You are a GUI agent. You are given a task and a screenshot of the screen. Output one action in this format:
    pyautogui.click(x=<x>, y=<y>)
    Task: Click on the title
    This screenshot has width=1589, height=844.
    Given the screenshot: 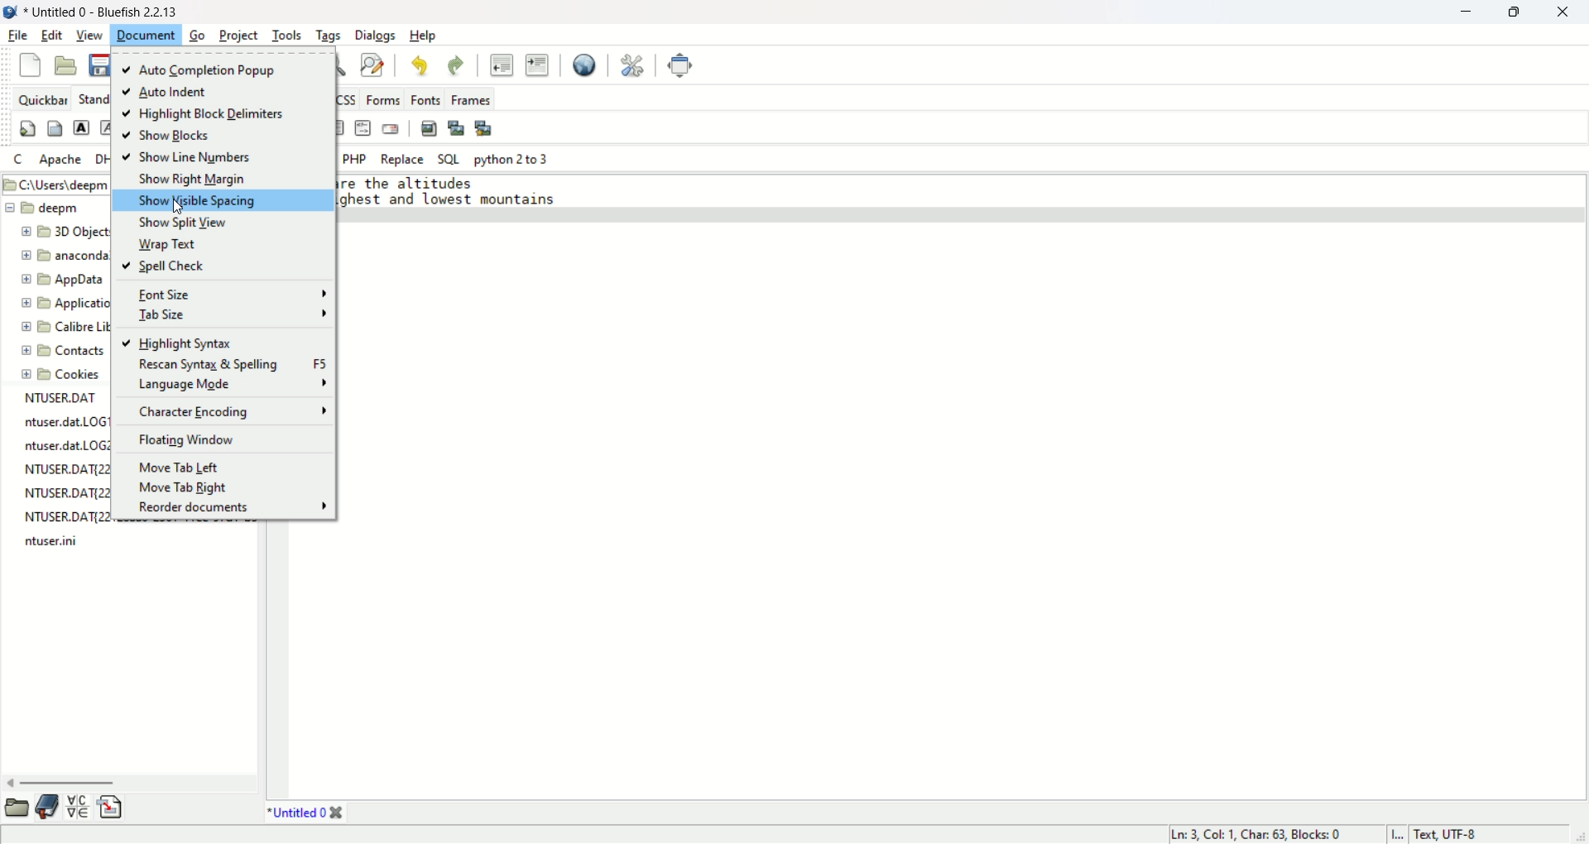 What is the action you would take?
    pyautogui.click(x=300, y=813)
    